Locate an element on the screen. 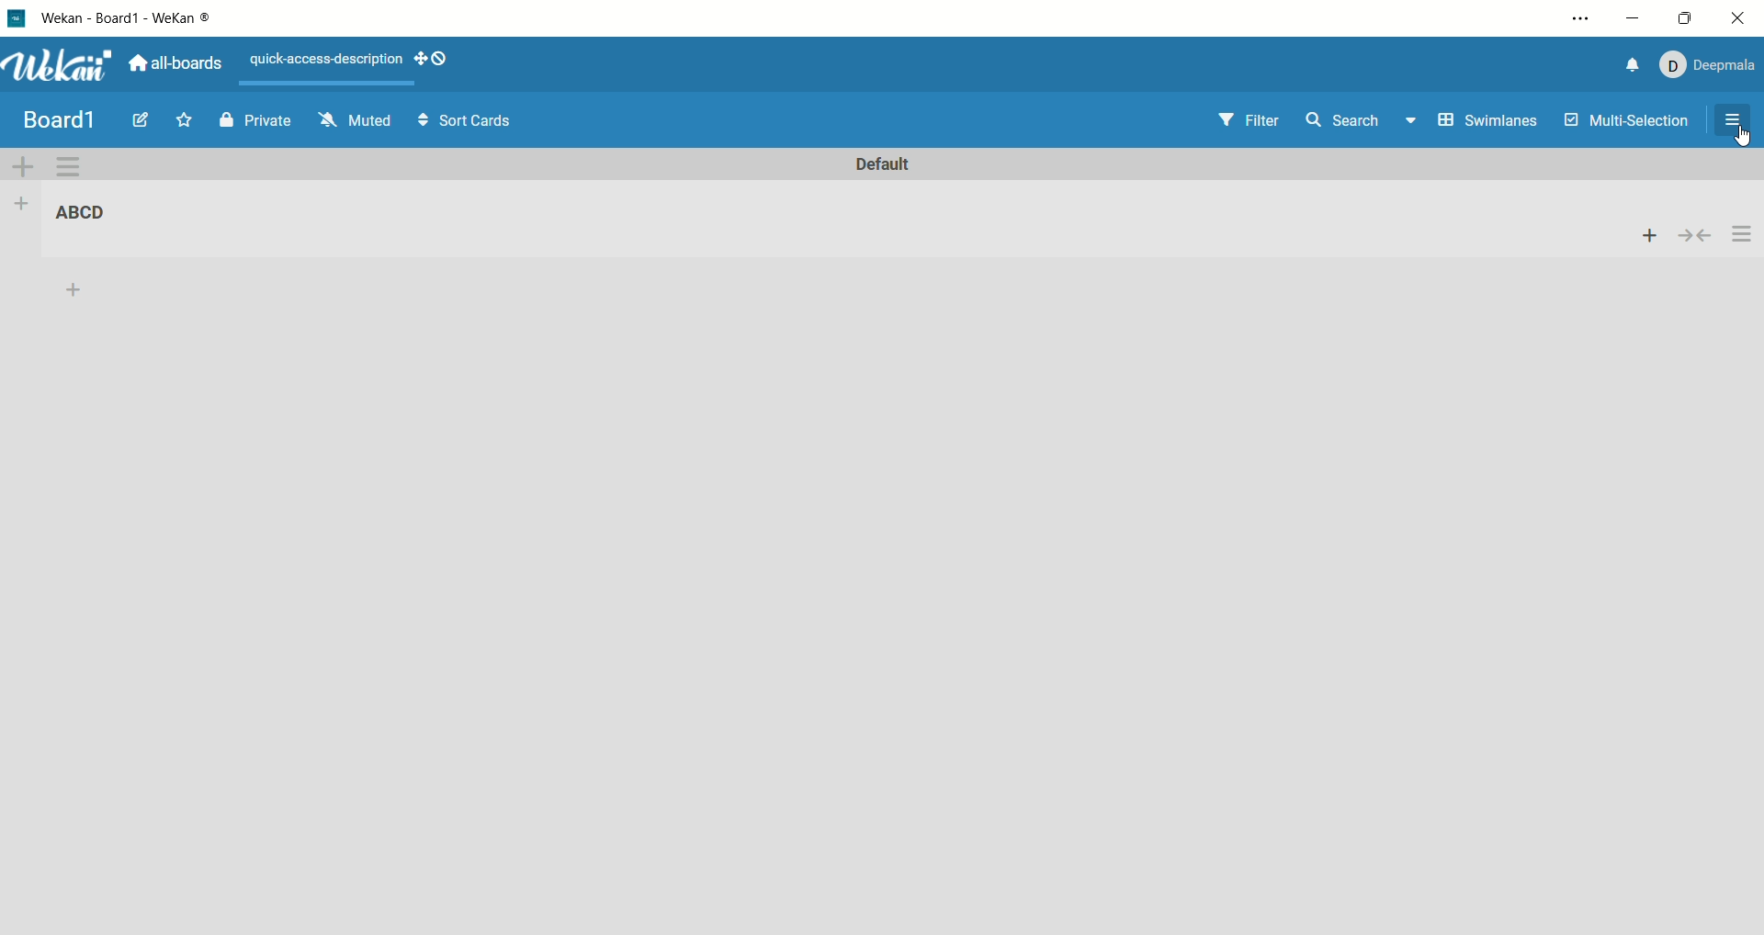 This screenshot has height=935, width=1764. swimlane action is located at coordinates (75, 168).